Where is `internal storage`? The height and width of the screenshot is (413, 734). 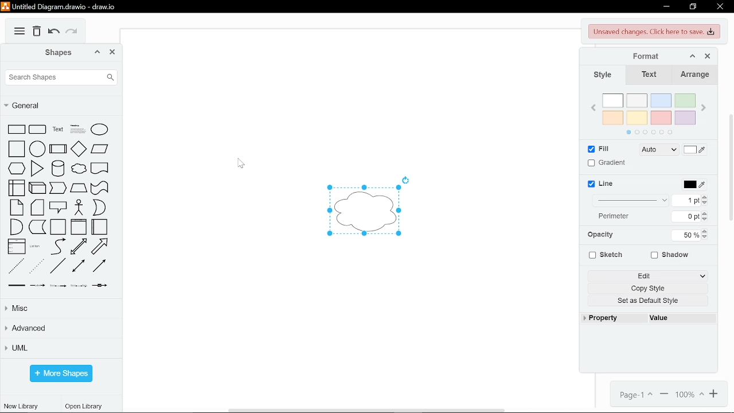 internal storage is located at coordinates (17, 188).